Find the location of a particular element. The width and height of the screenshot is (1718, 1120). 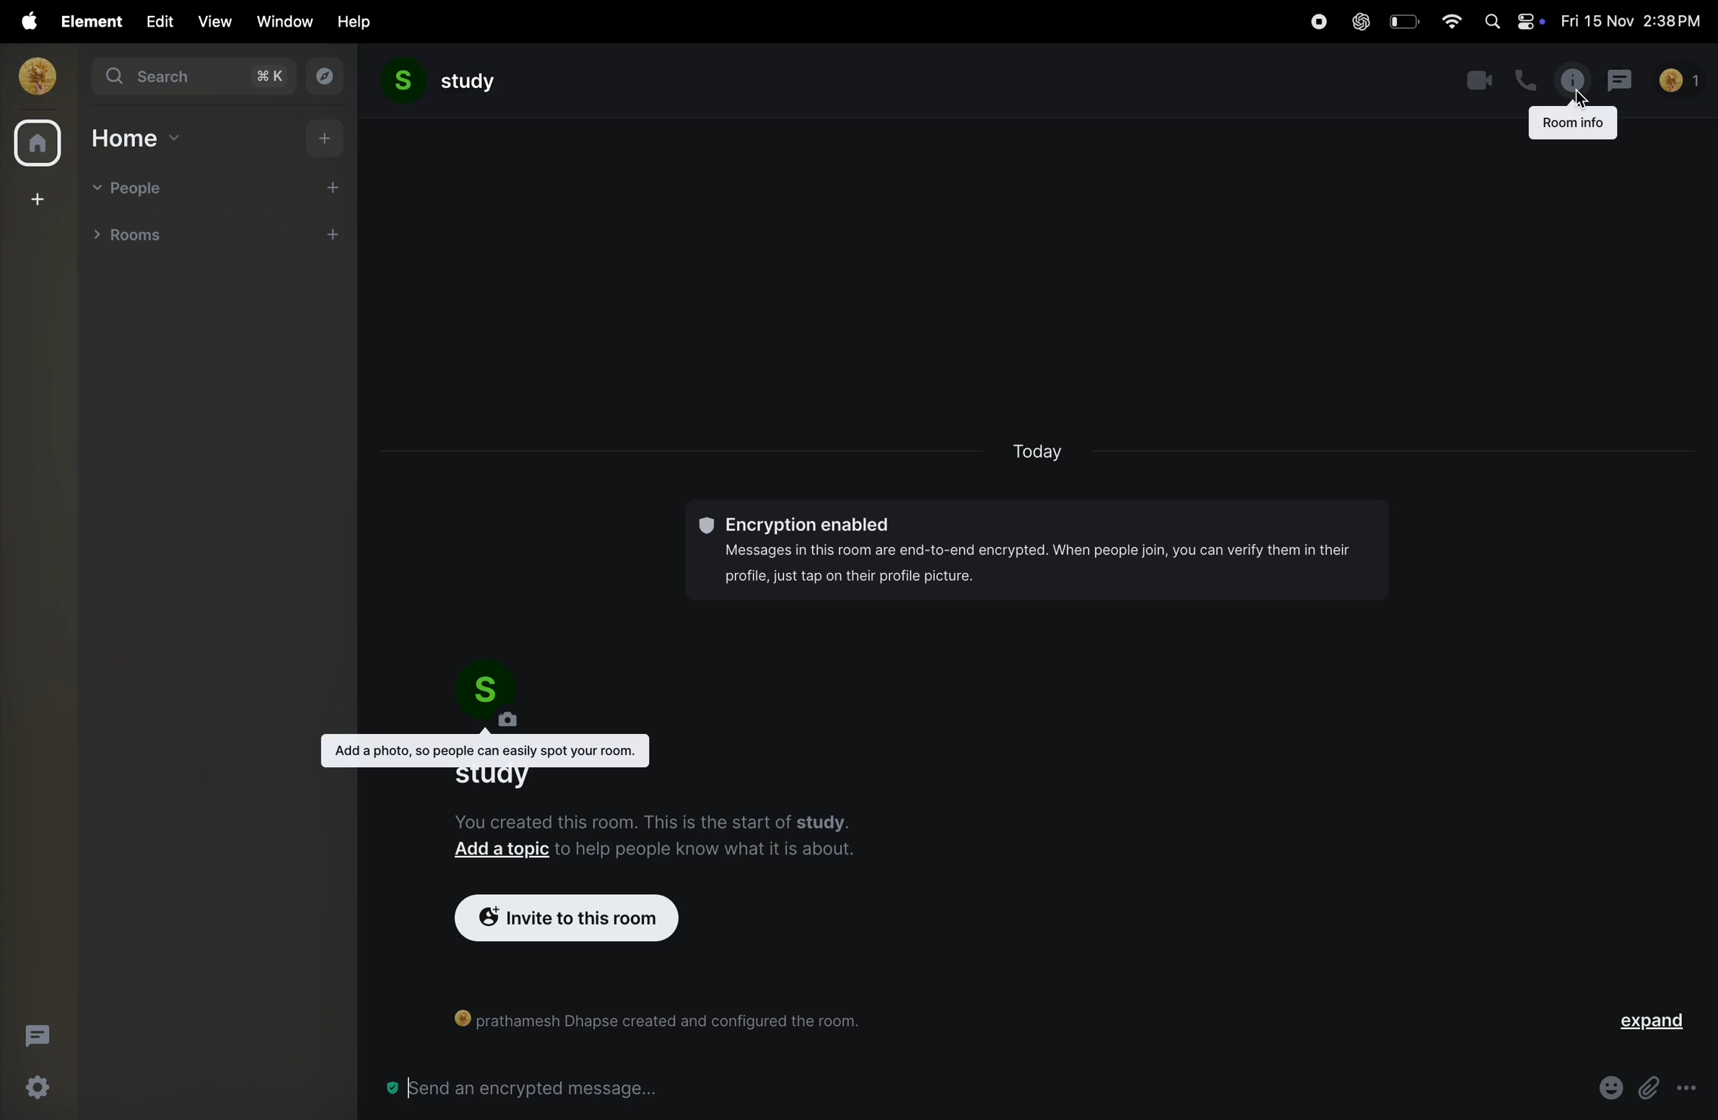

study is located at coordinates (440, 83).